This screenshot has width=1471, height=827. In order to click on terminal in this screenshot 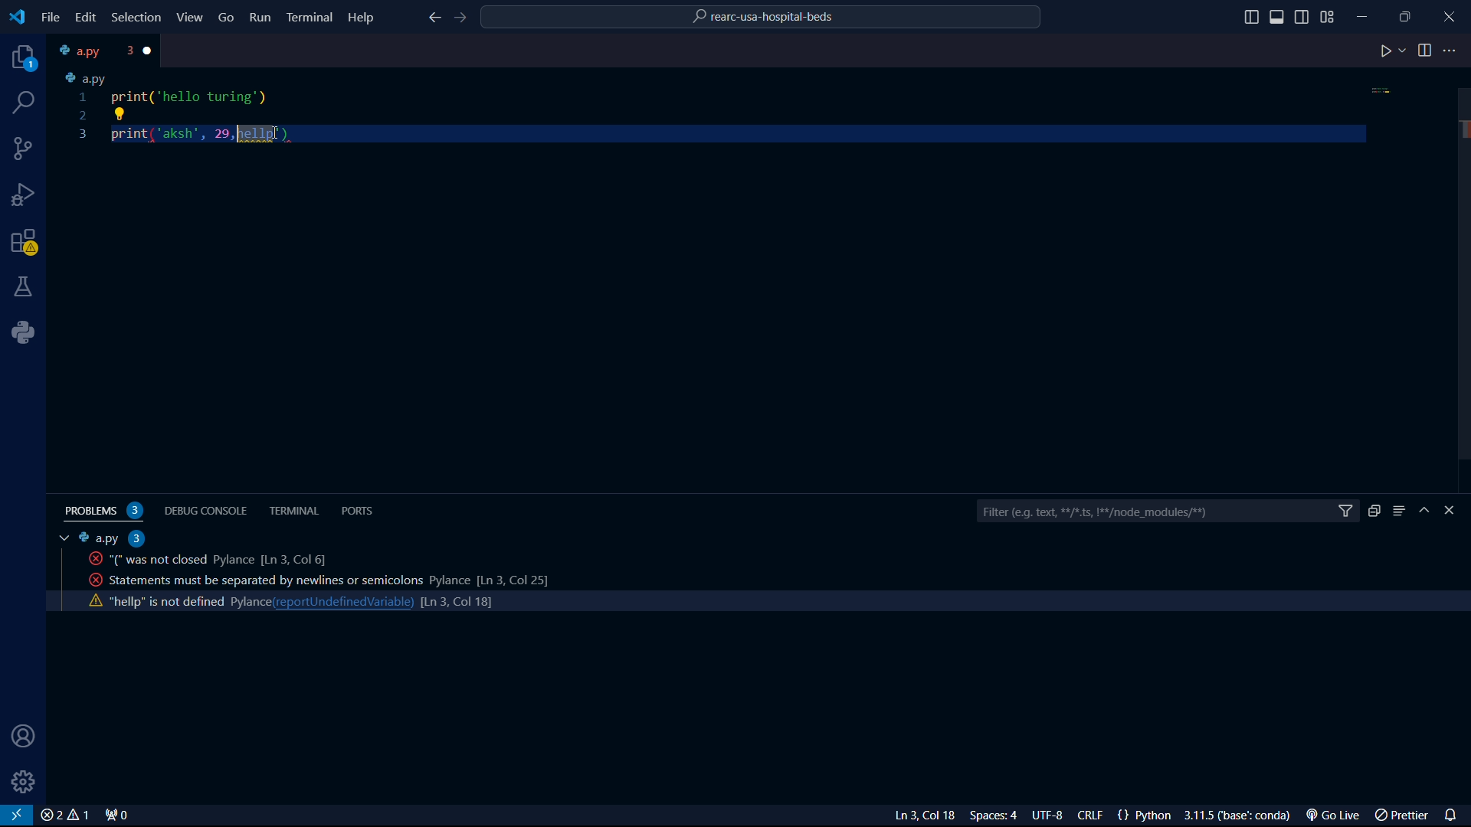, I will do `click(295, 511)`.